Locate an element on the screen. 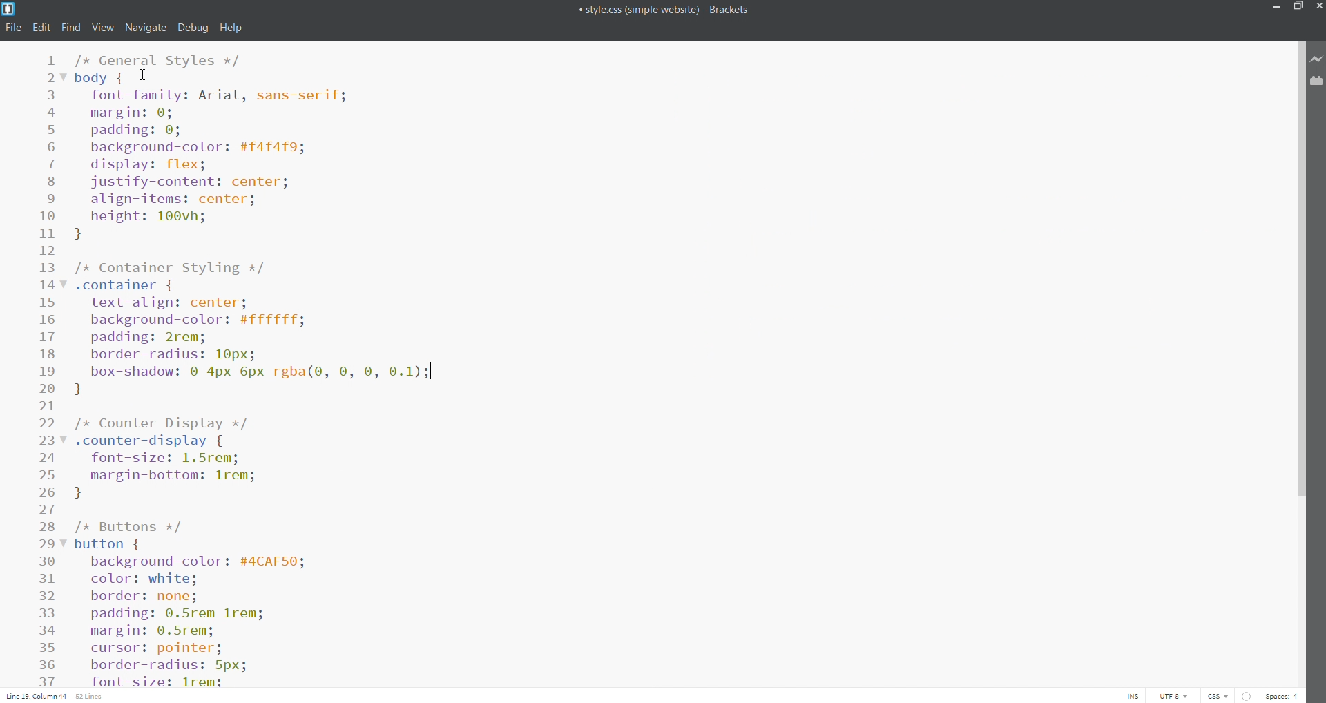 The image size is (1326, 703). Cursor is located at coordinates (144, 75).